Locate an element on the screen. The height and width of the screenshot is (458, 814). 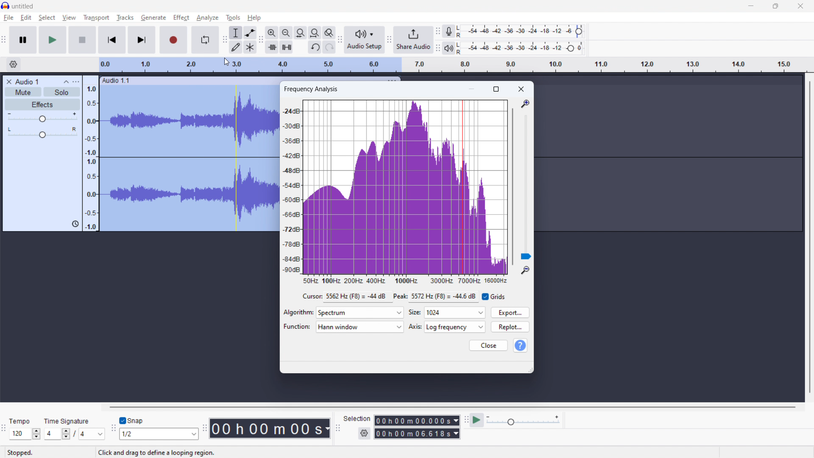
snapping toolbar is located at coordinates (113, 429).